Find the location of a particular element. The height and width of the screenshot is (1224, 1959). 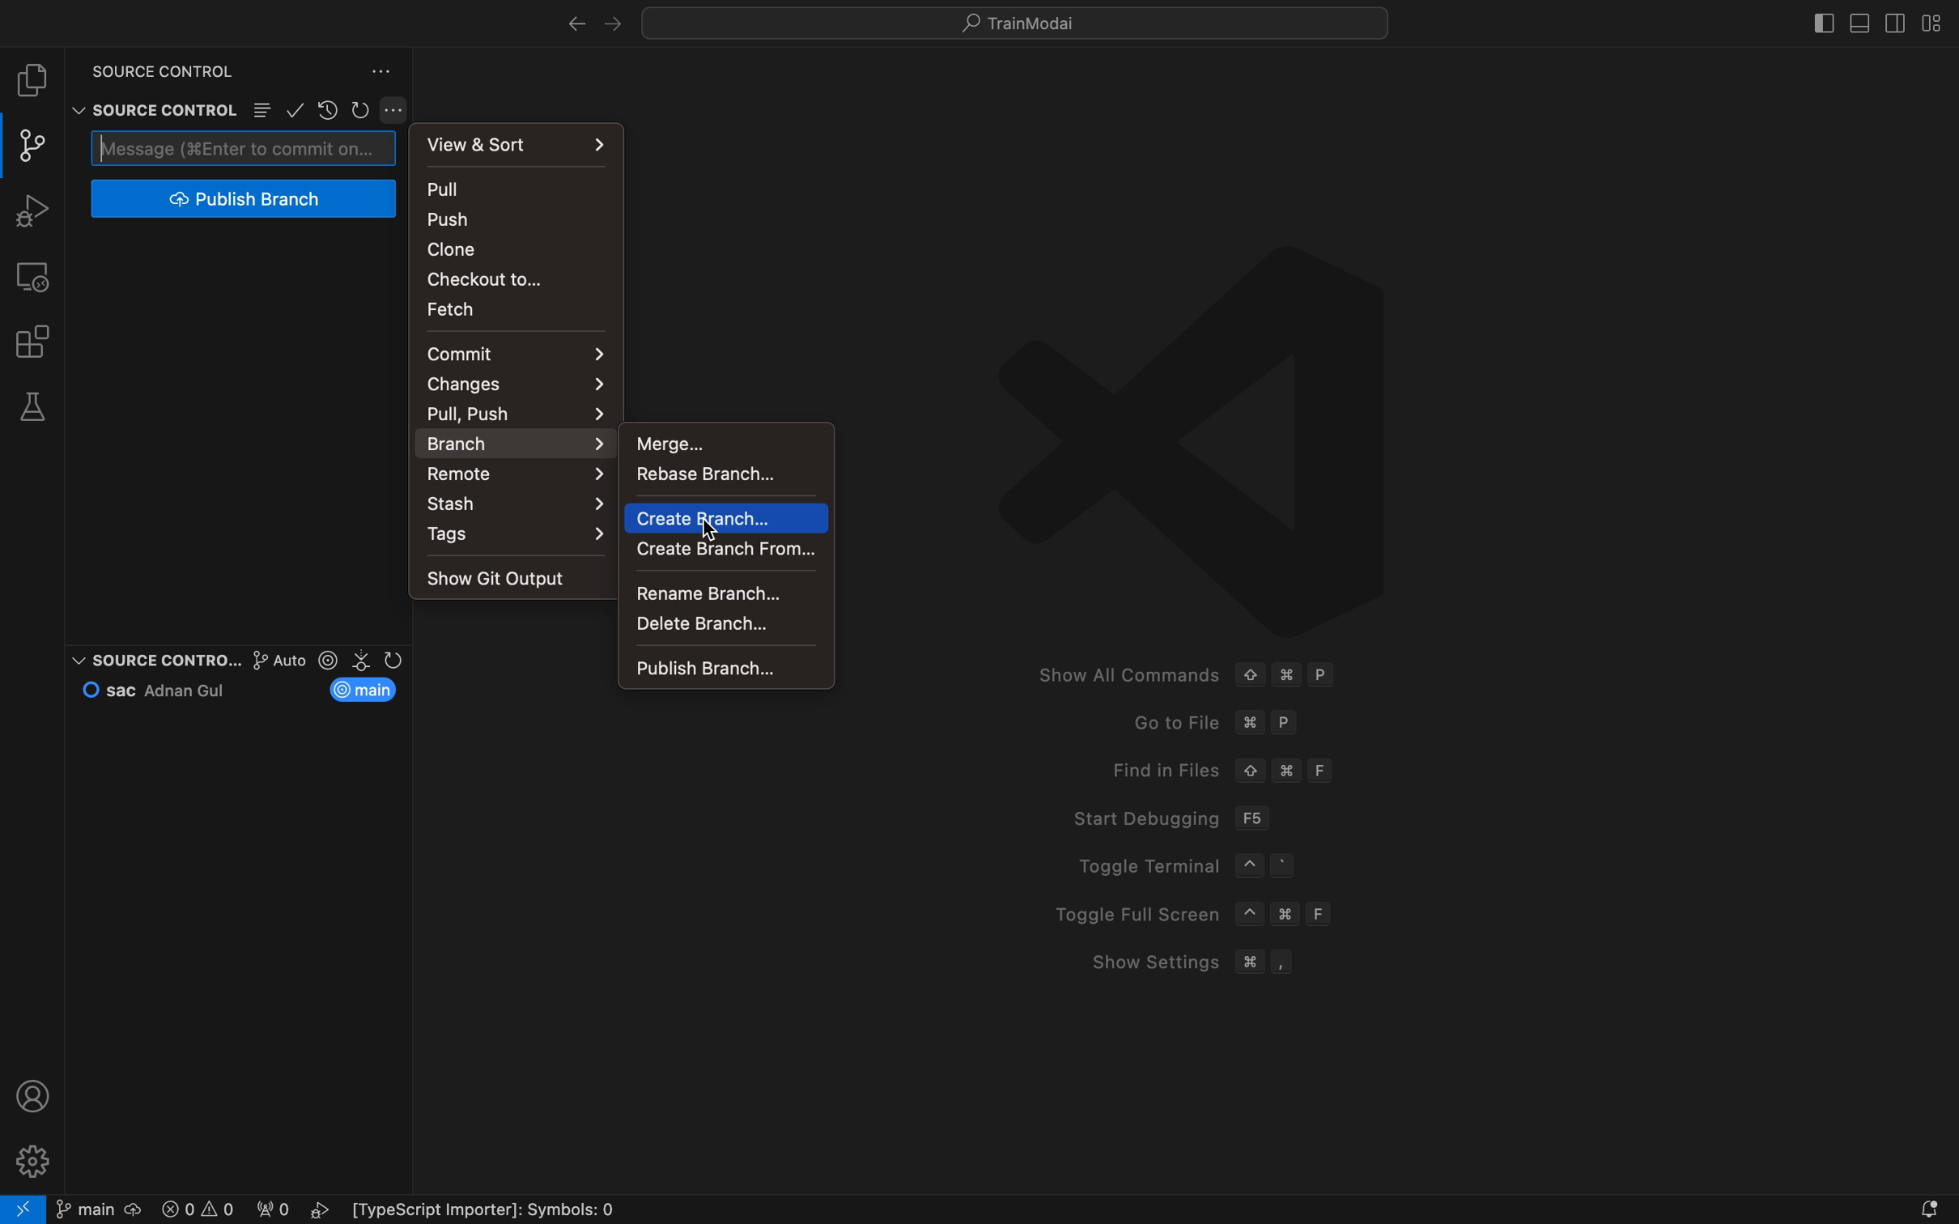

tags is located at coordinates (521, 538).